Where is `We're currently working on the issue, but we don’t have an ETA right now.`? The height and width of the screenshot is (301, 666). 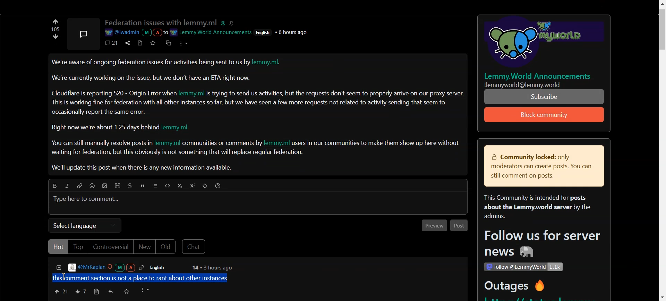
We're currently working on the issue, but we don’t have an ETA right now. is located at coordinates (152, 78).